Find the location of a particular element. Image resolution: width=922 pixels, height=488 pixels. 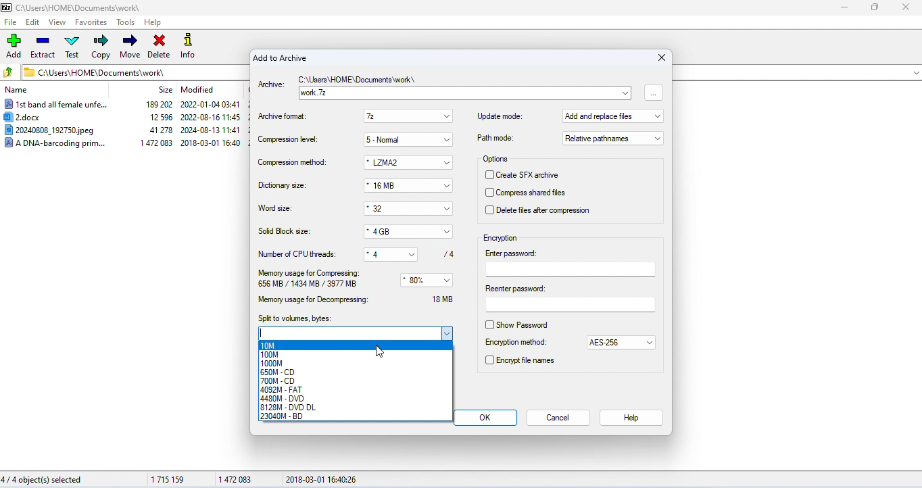

test is located at coordinates (72, 46).